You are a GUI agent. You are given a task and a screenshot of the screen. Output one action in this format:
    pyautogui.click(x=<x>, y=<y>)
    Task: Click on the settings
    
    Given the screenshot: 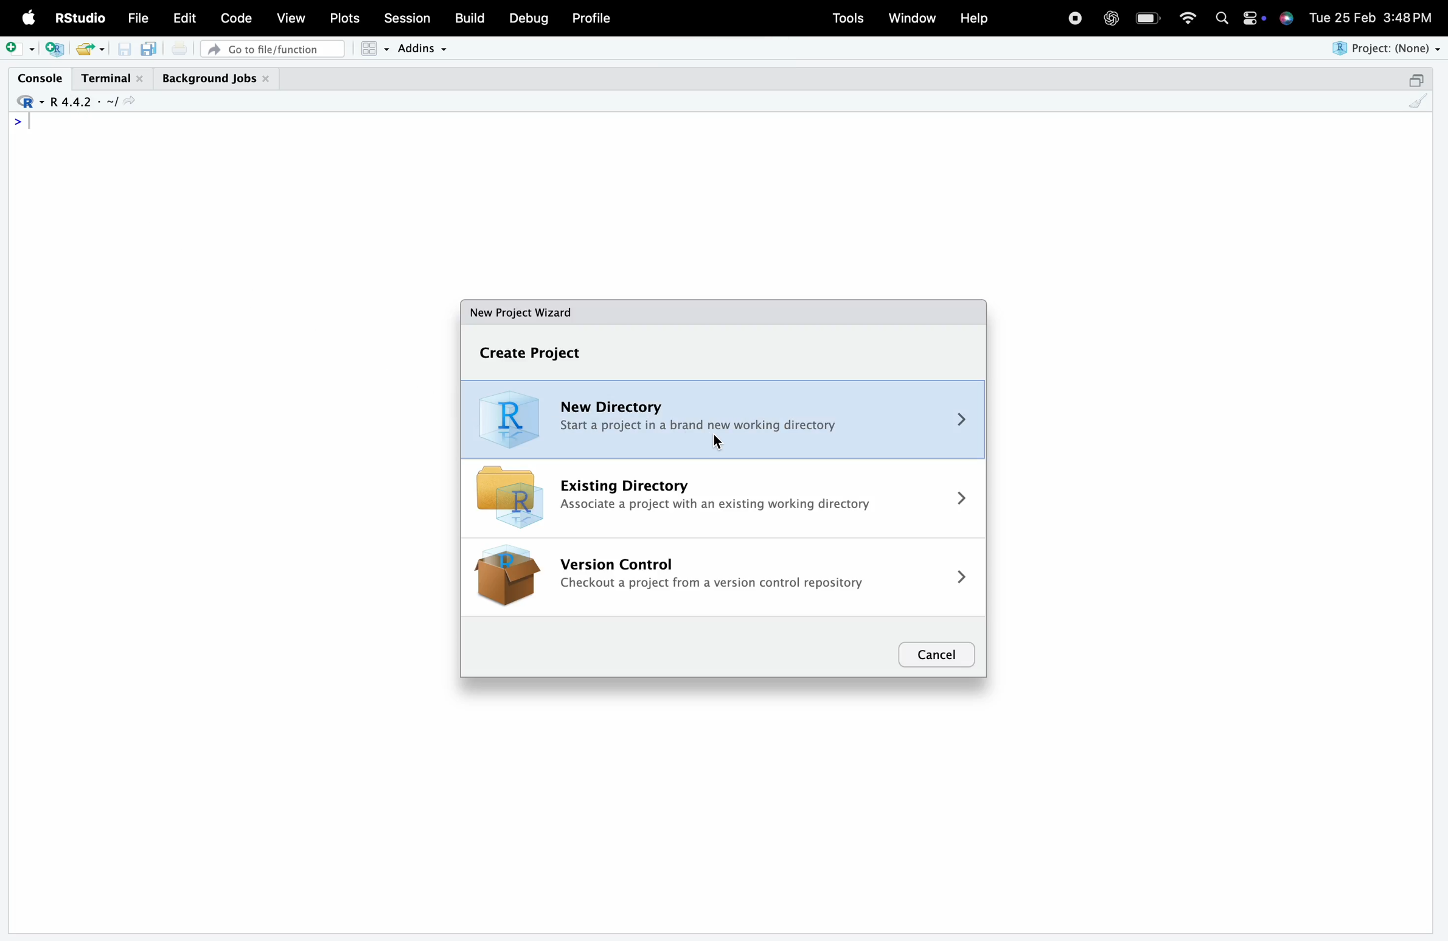 What is the action you would take?
    pyautogui.click(x=1253, y=18)
    